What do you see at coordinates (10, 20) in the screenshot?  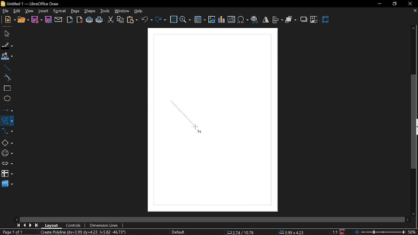 I see `new` at bounding box center [10, 20].